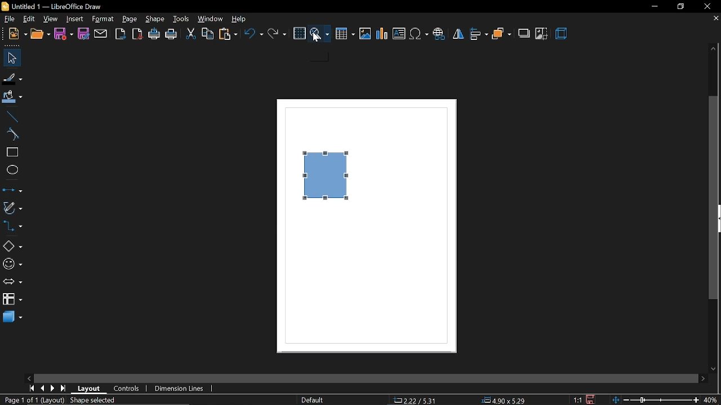 This screenshot has width=721, height=405. Describe the element at coordinates (277, 34) in the screenshot. I see `redo` at that location.